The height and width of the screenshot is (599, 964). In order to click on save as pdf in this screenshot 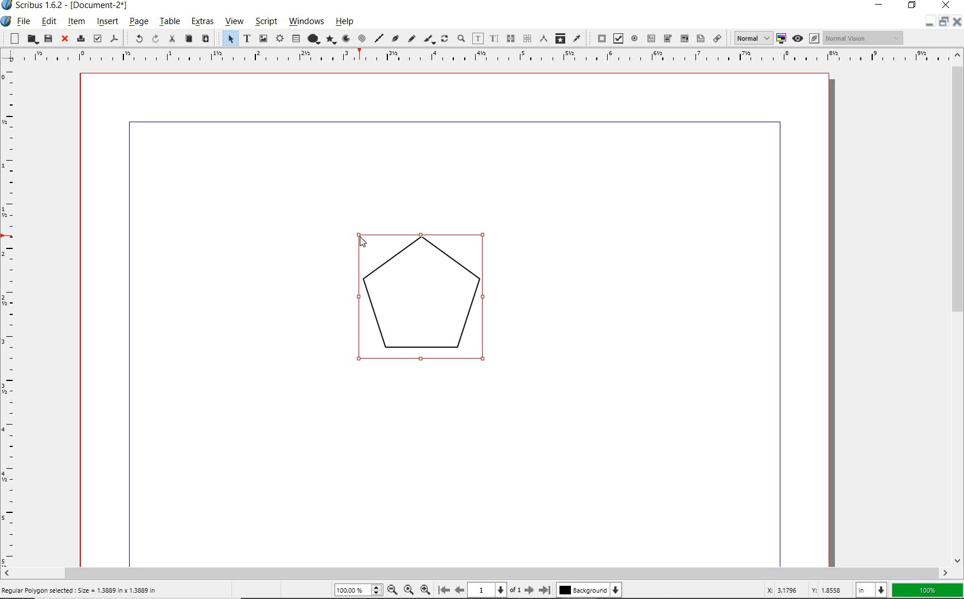, I will do `click(115, 38)`.